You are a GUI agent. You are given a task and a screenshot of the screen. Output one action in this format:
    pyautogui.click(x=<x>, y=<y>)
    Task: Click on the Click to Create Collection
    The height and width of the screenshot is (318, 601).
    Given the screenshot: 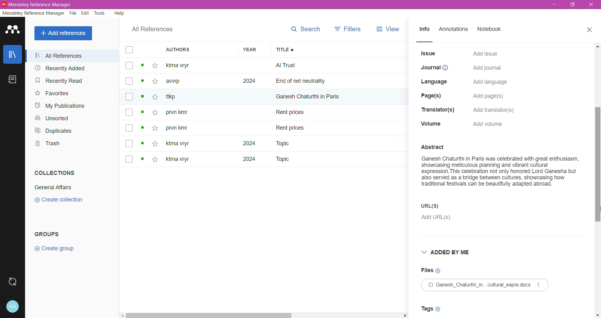 What is the action you would take?
    pyautogui.click(x=62, y=201)
    